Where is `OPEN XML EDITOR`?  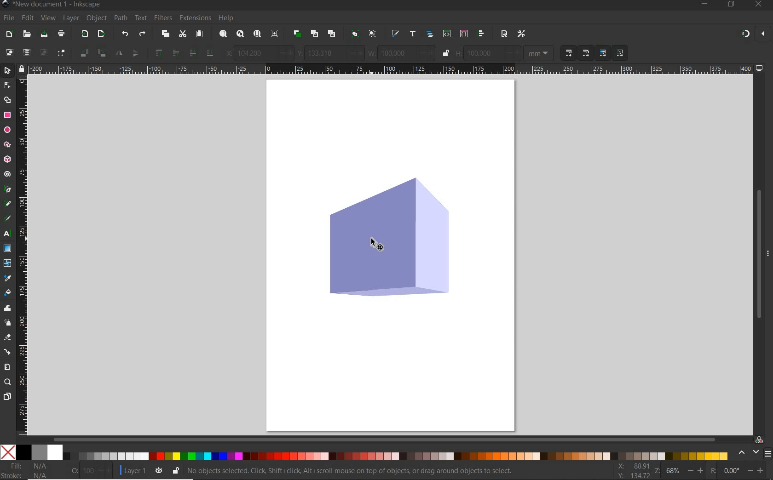
OPEN XML EDITOR is located at coordinates (446, 35).